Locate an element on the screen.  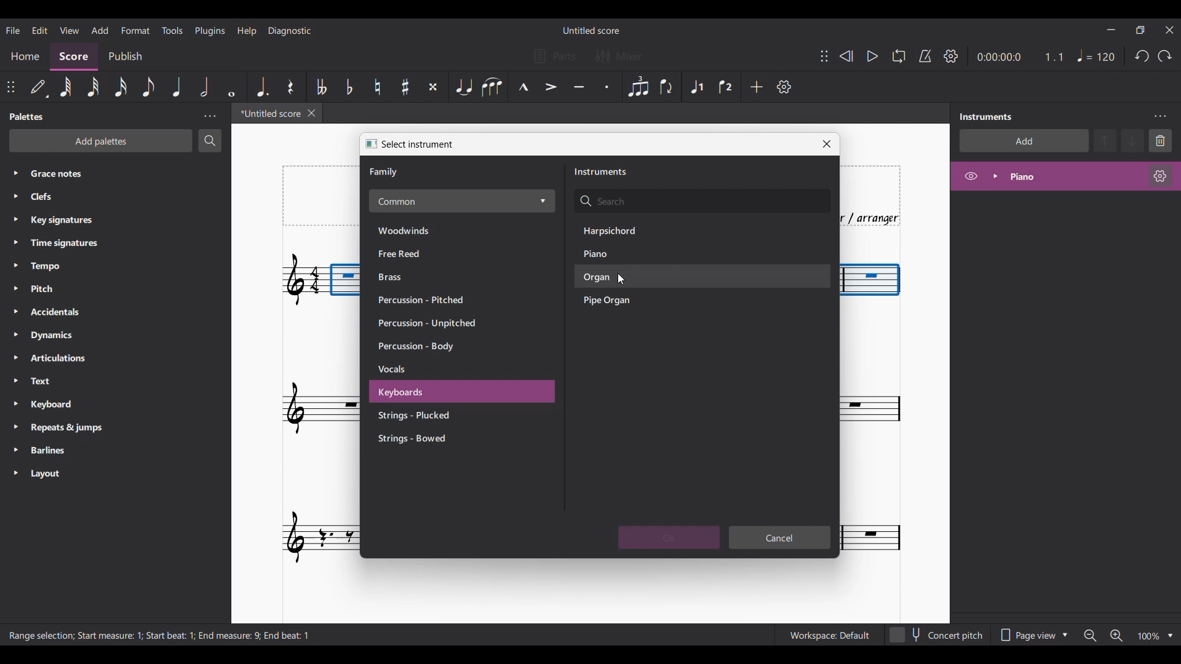
Close interface is located at coordinates (1169, 30).